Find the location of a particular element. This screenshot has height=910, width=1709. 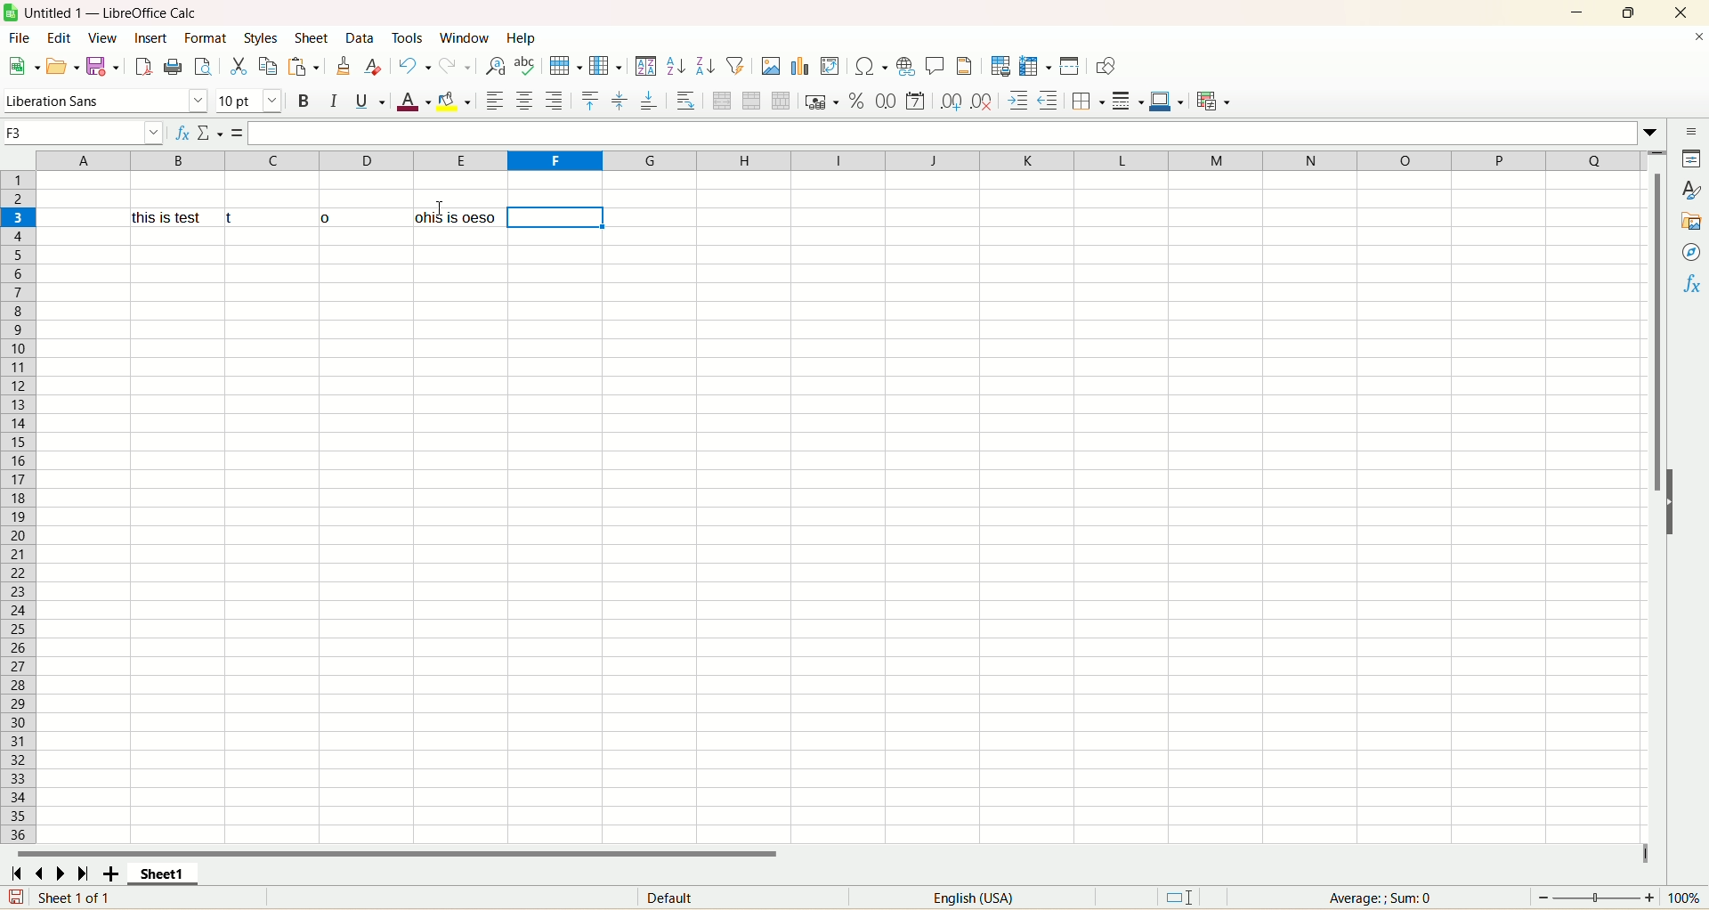

format as date is located at coordinates (916, 102).